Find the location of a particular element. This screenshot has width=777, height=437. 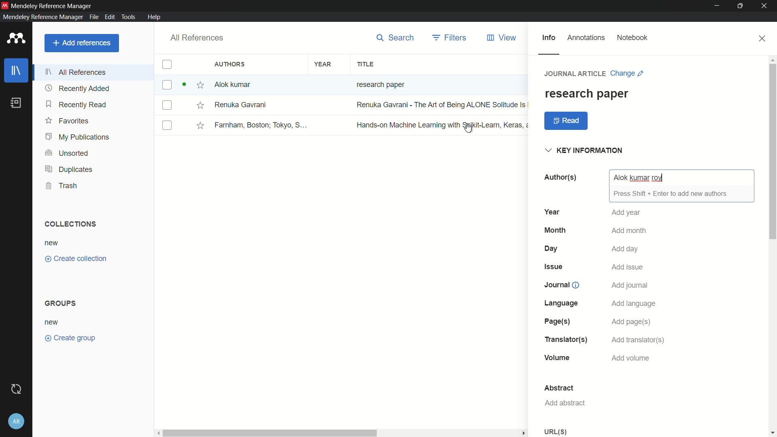

page is located at coordinates (557, 321).